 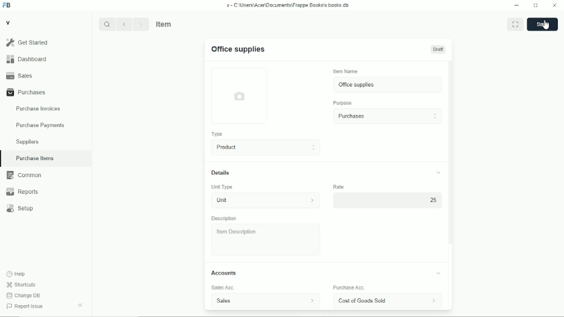 I want to click on office supplies, so click(x=388, y=85).